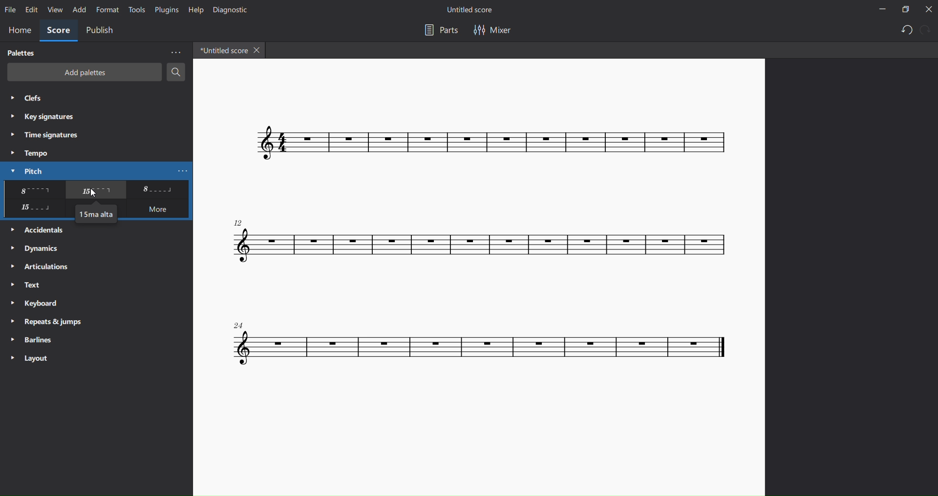  I want to click on plugins, so click(164, 9).